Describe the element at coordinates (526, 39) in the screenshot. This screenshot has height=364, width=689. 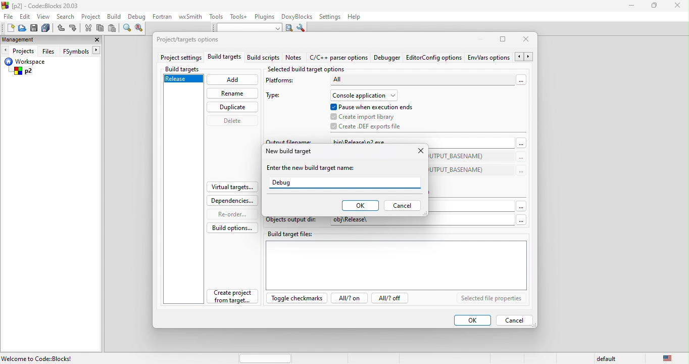
I see `close` at that location.